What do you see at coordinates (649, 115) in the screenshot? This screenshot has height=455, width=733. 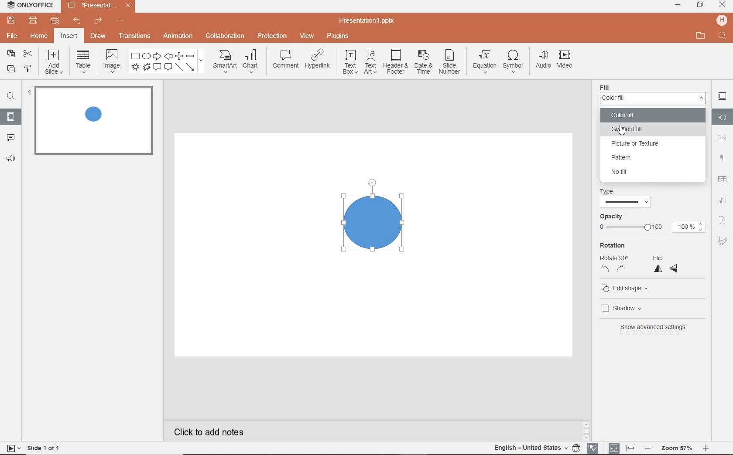 I see `color fill` at bounding box center [649, 115].